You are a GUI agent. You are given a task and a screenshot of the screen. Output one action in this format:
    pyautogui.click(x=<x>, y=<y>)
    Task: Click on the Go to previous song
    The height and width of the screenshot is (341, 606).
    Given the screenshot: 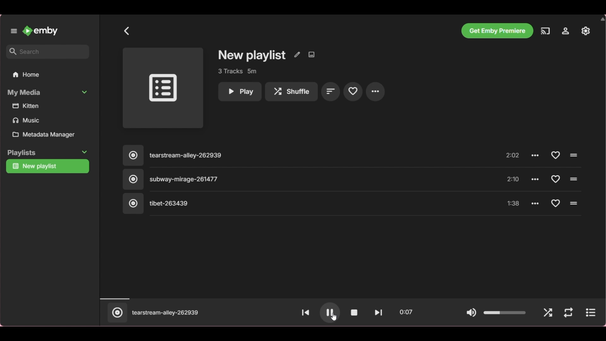 What is the action you would take?
    pyautogui.click(x=305, y=312)
    